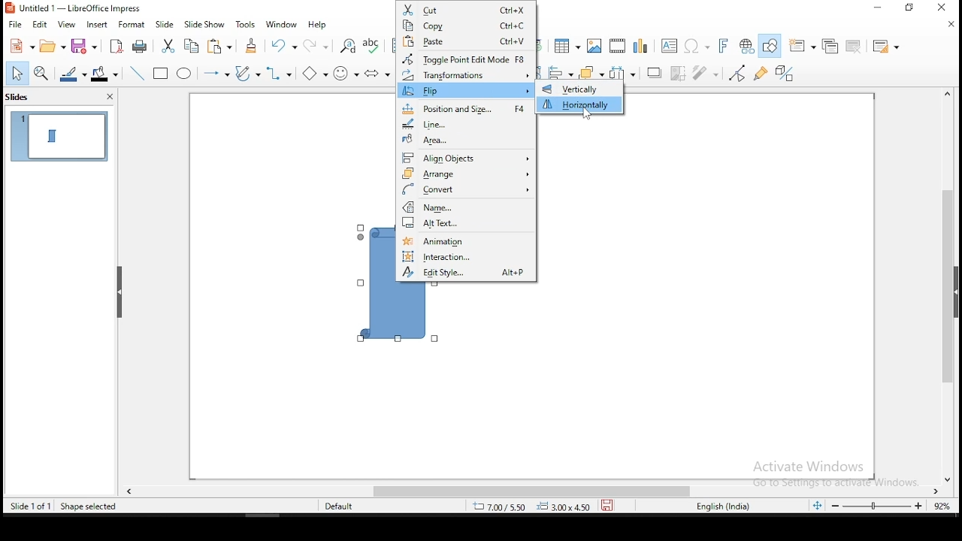 Image resolution: width=962 pixels, height=541 pixels. Describe the element at coordinates (785, 75) in the screenshot. I see `toggle extrusion` at that location.